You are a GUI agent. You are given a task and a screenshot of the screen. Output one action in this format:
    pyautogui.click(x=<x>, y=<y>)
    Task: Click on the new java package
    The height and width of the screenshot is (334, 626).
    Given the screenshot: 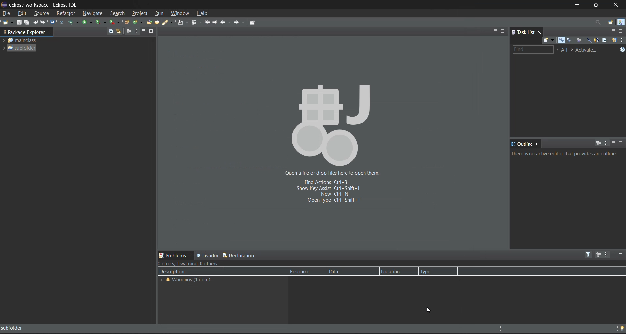 What is the action you would take?
    pyautogui.click(x=127, y=23)
    